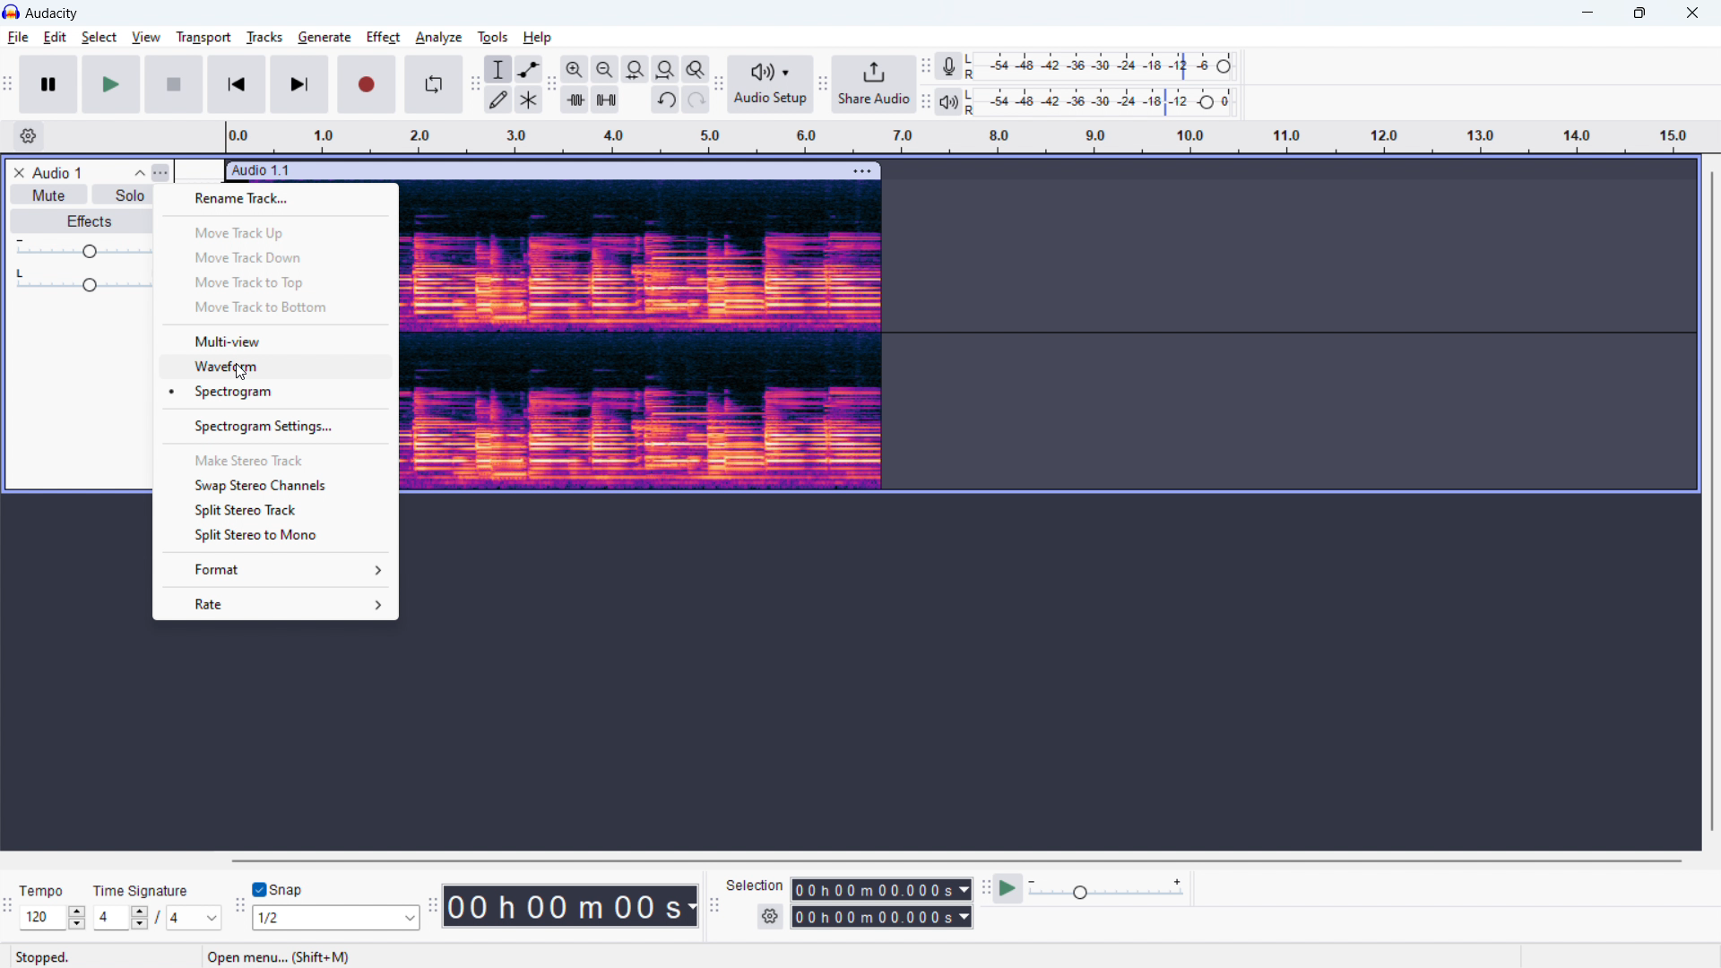 The height and width of the screenshot is (968, 1721). Describe the element at coordinates (695, 68) in the screenshot. I see `toggle zoom` at that location.